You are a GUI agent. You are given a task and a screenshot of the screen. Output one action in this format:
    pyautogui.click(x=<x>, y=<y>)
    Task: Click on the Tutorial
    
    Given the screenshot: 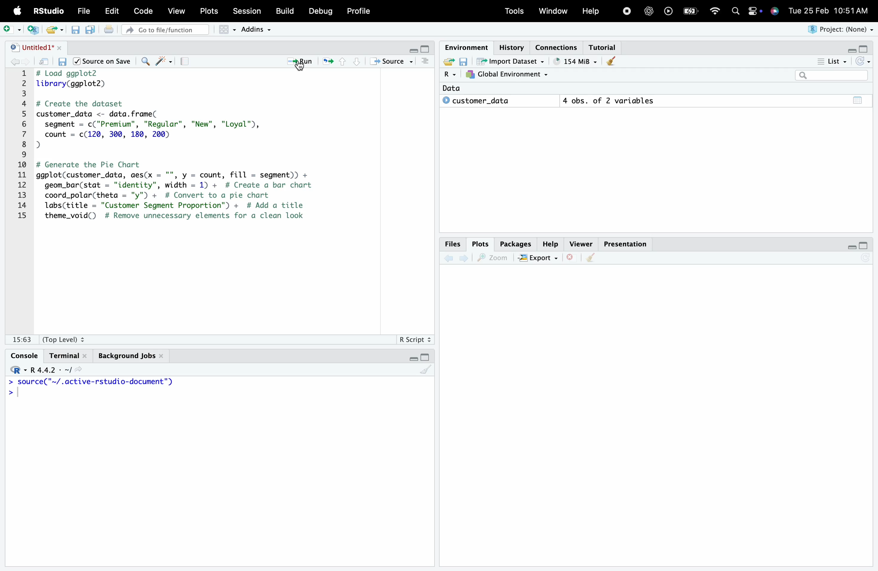 What is the action you would take?
    pyautogui.click(x=605, y=47)
    